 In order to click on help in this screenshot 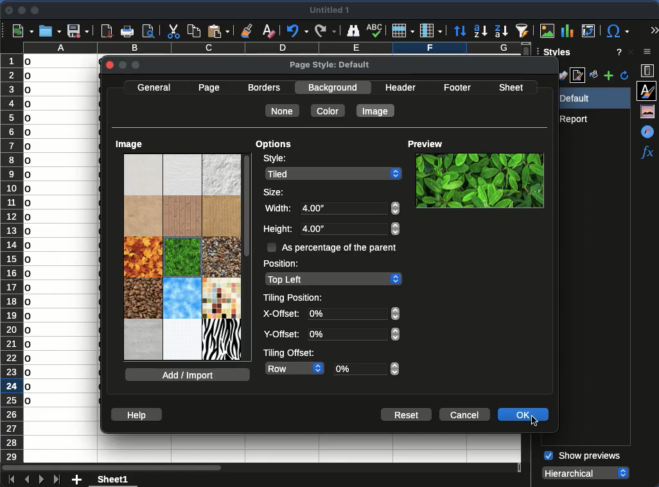, I will do `click(135, 414)`.